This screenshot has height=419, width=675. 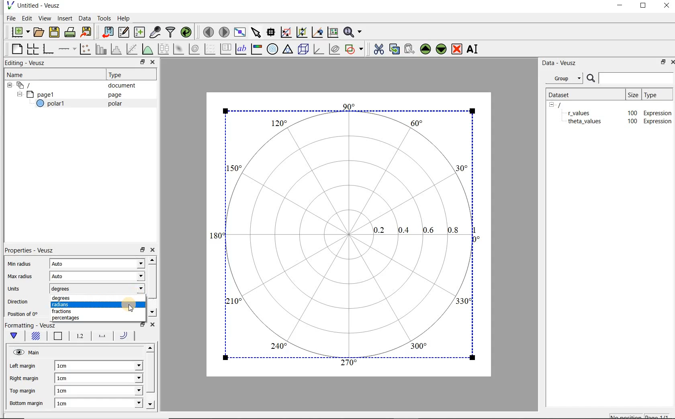 What do you see at coordinates (319, 50) in the screenshot?
I see `3d graph` at bounding box center [319, 50].